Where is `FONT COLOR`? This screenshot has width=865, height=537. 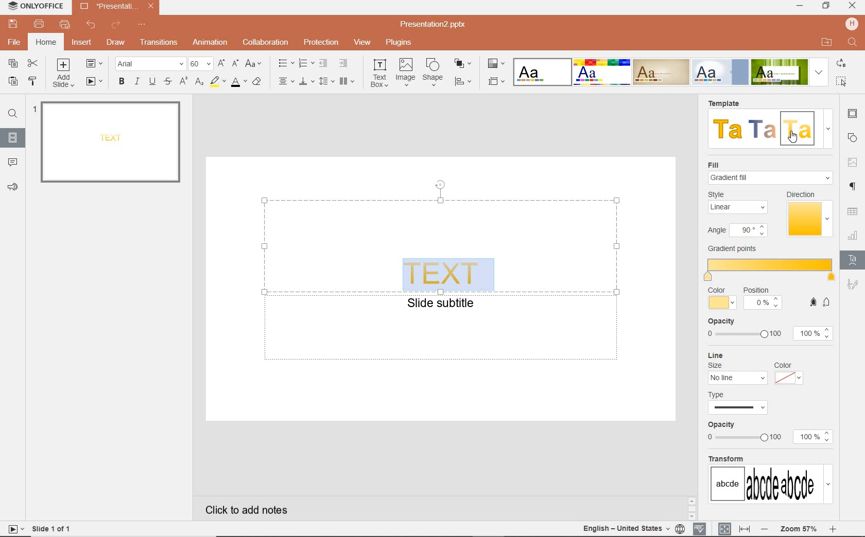
FONT COLOR is located at coordinates (238, 82).